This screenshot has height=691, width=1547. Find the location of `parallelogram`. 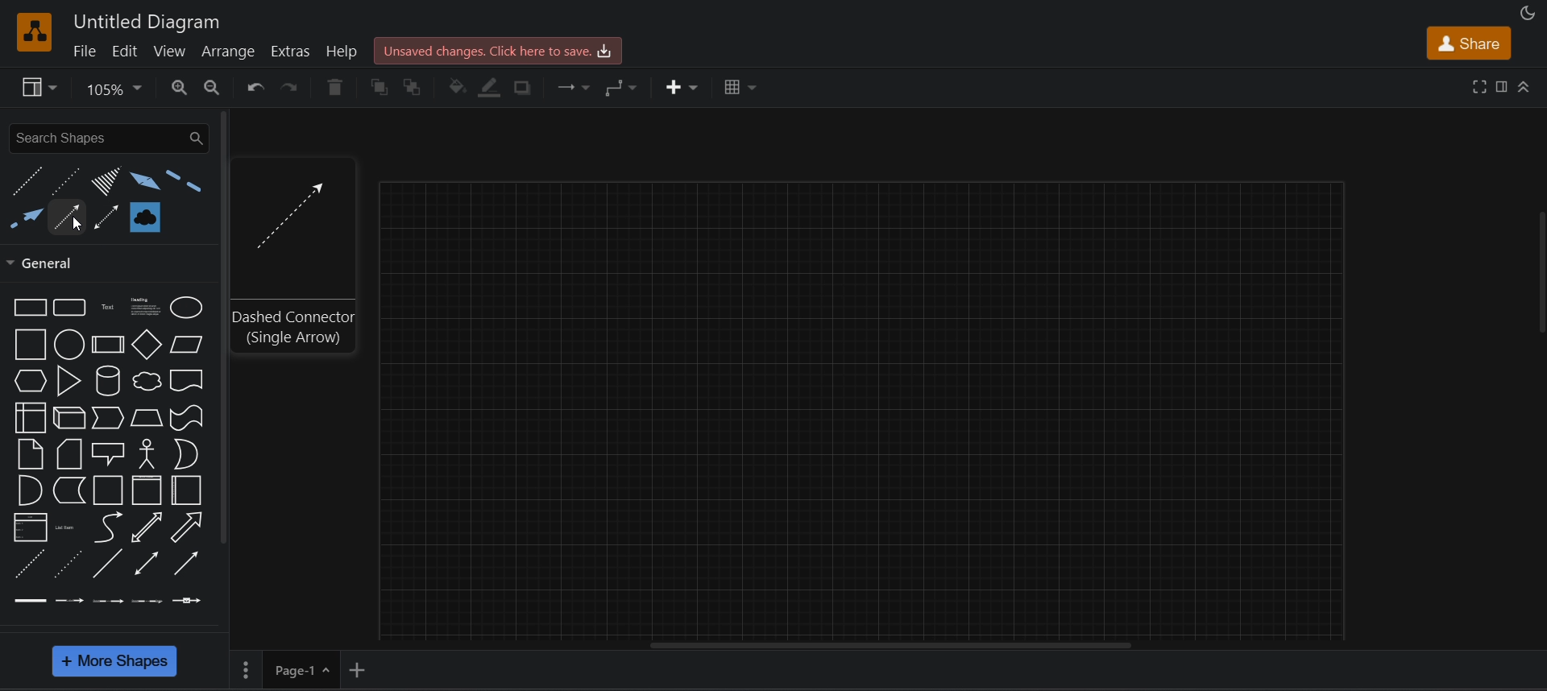

parallelogram is located at coordinates (185, 344).